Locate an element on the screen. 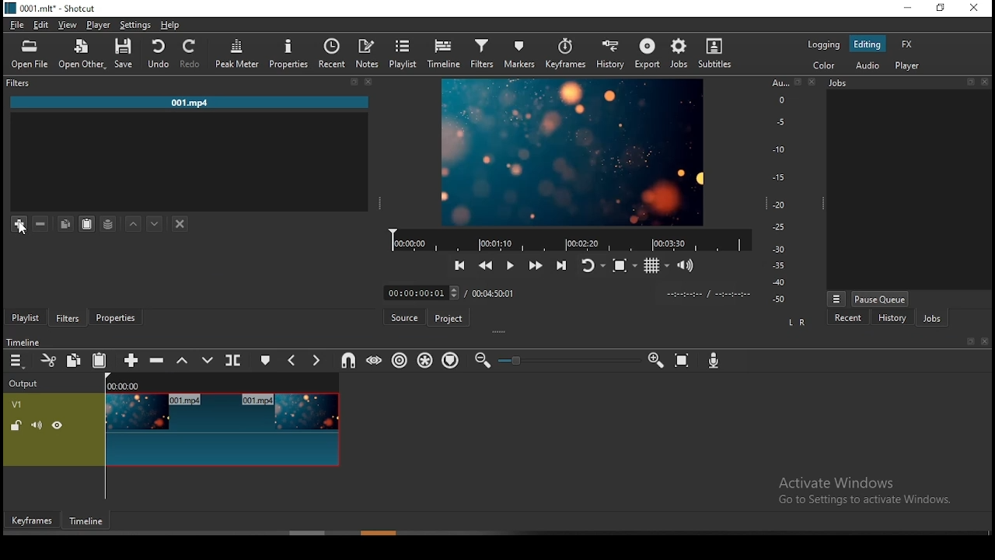  peak meter is located at coordinates (236, 54).